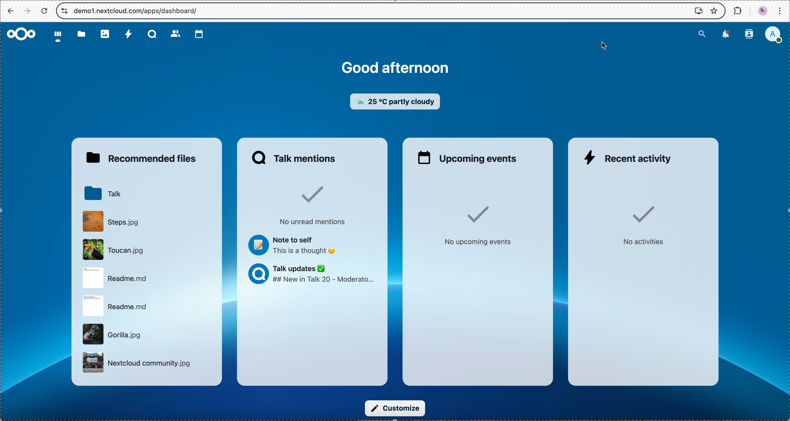 The width and height of the screenshot is (790, 421). I want to click on activity, so click(129, 34).